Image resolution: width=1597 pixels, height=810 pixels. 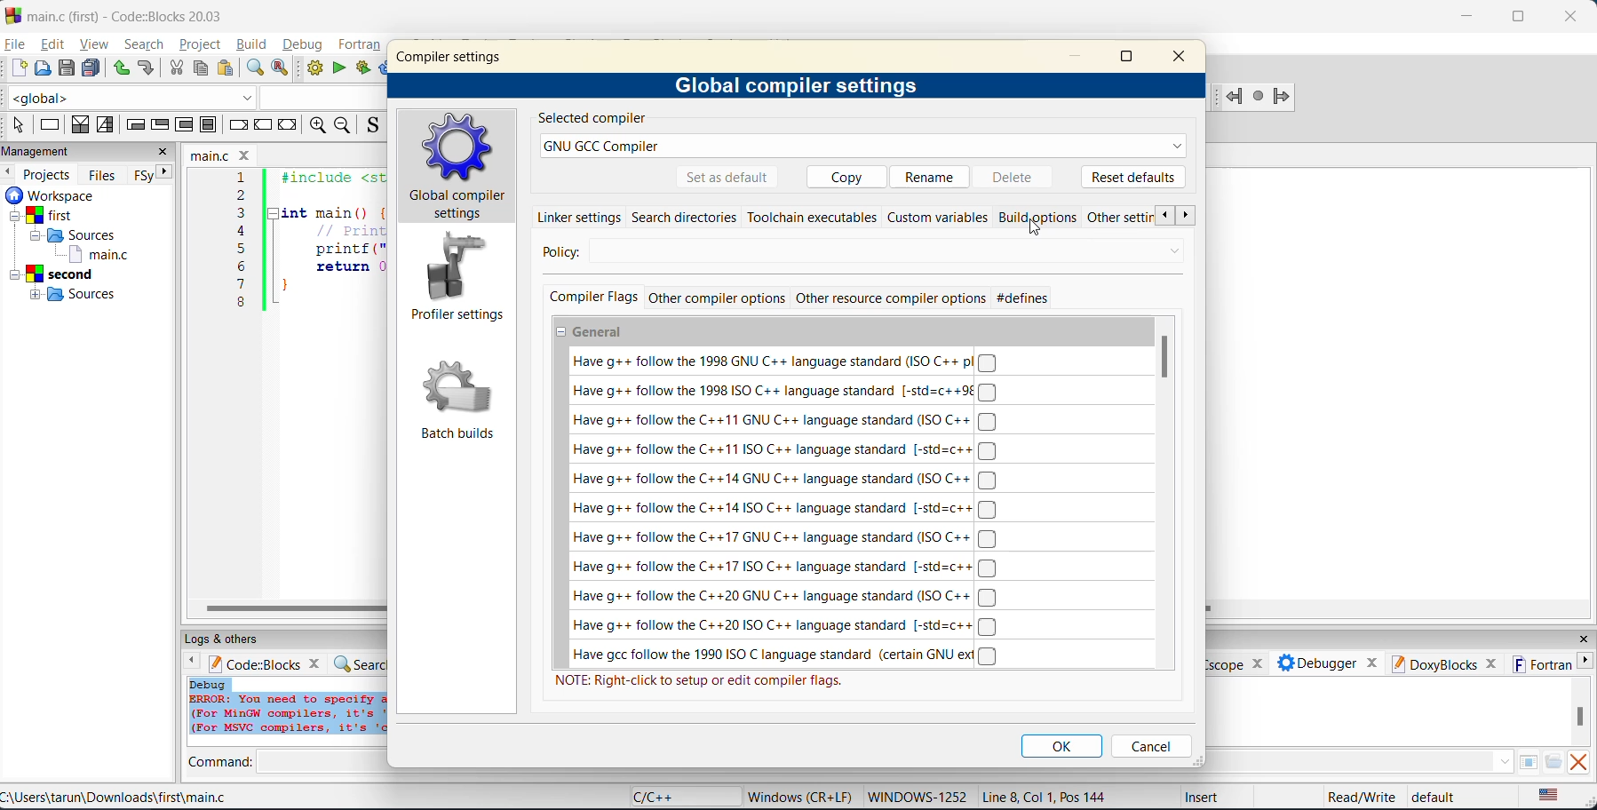 I want to click on previous, so click(x=1165, y=216).